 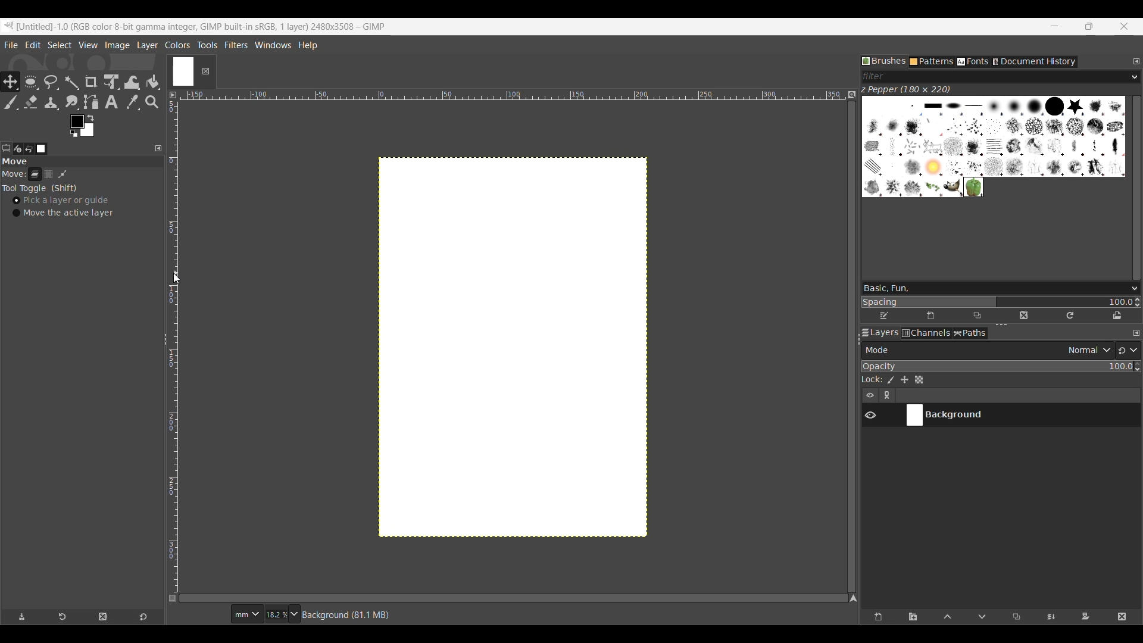 I want to click on Toggle quick mask on/off, so click(x=173, y=599).